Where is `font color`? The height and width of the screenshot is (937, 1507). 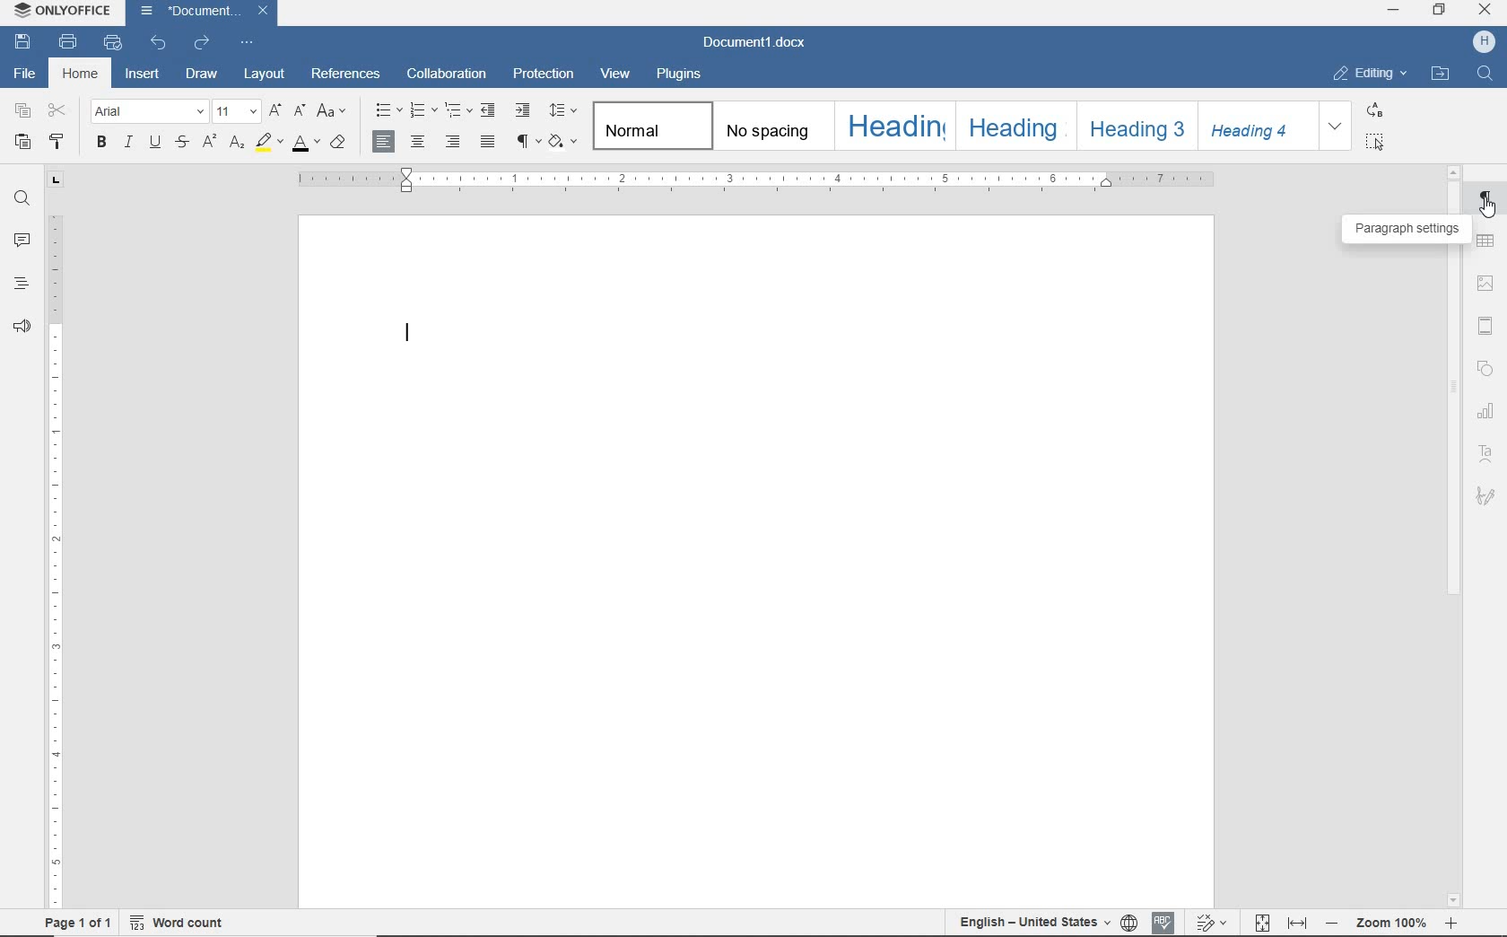
font color is located at coordinates (304, 144).